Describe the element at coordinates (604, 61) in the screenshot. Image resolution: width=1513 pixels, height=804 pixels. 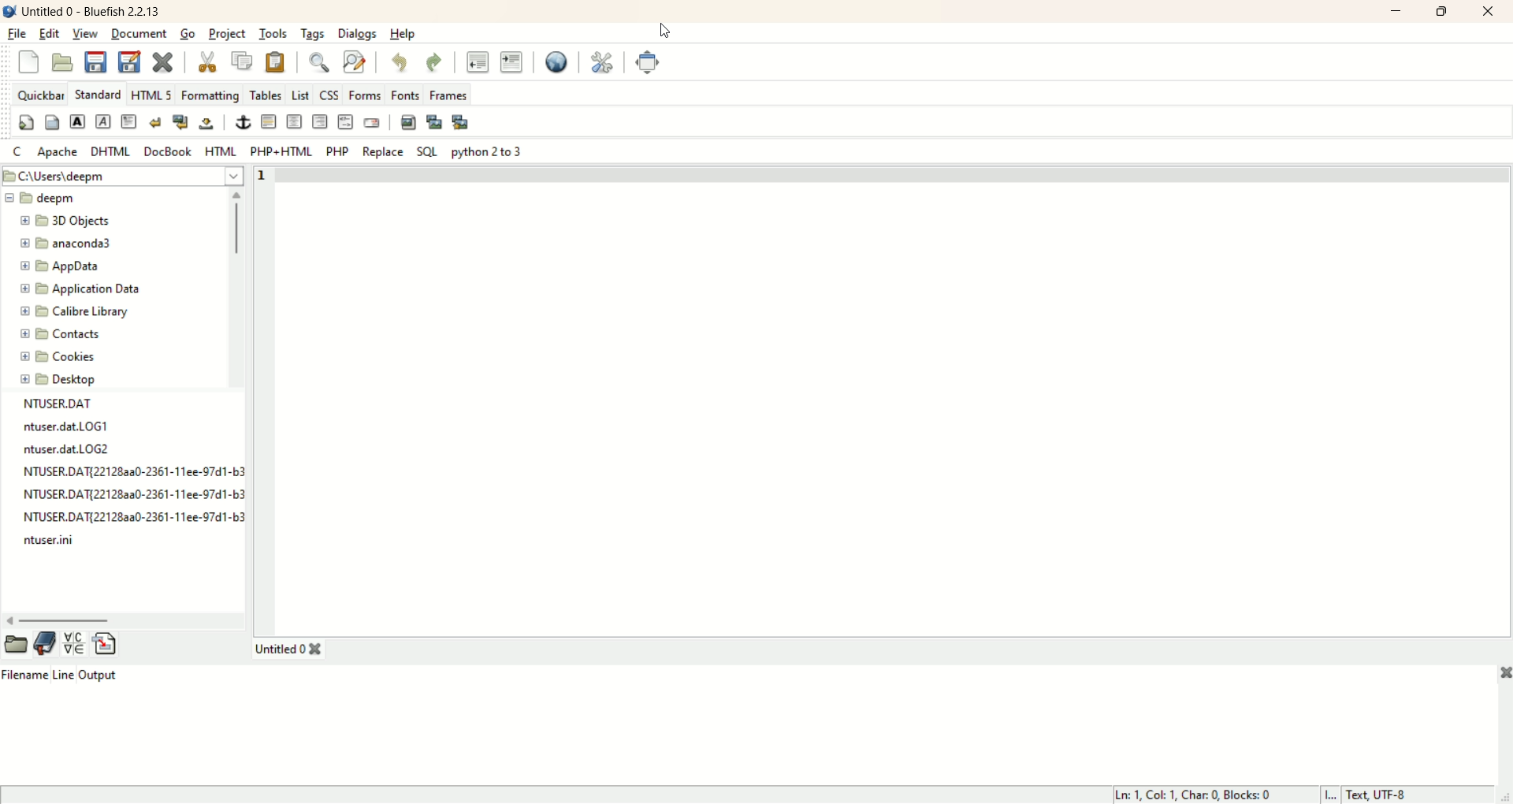
I see `edit preferences` at that location.